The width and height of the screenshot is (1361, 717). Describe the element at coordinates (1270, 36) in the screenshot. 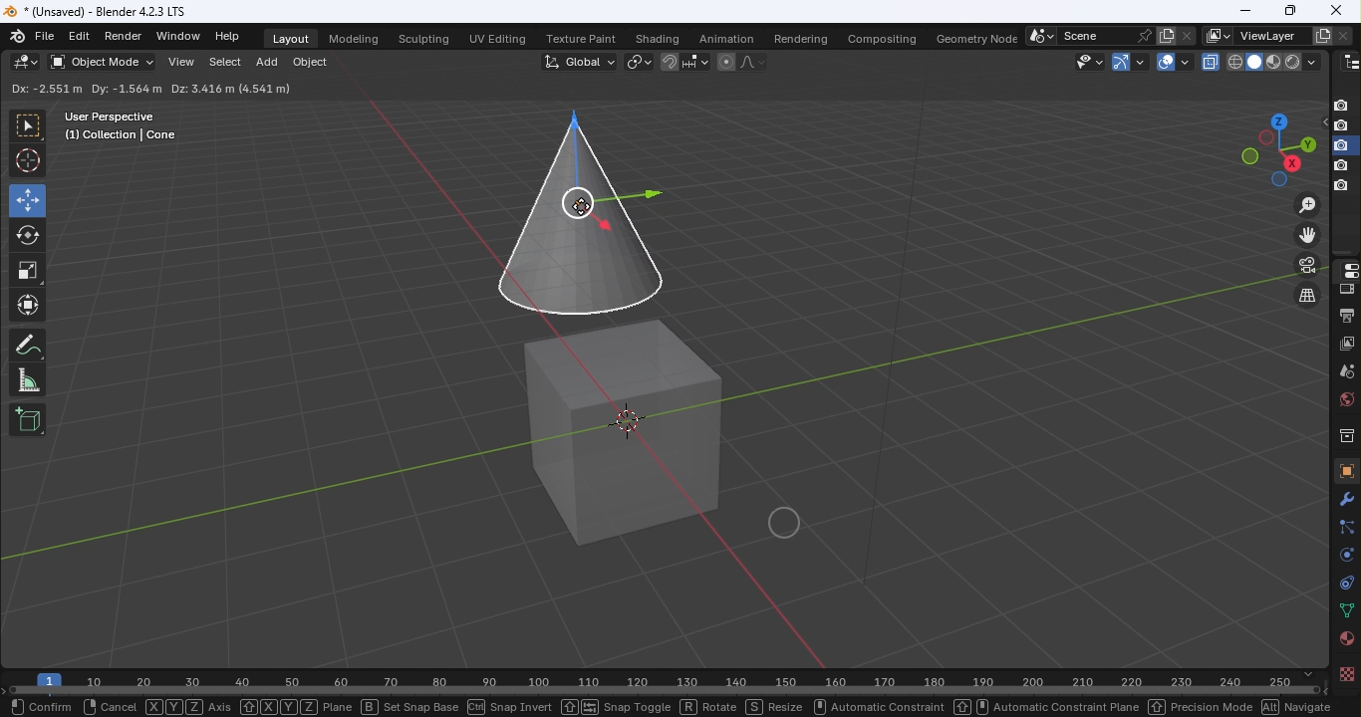

I see `Name` at that location.